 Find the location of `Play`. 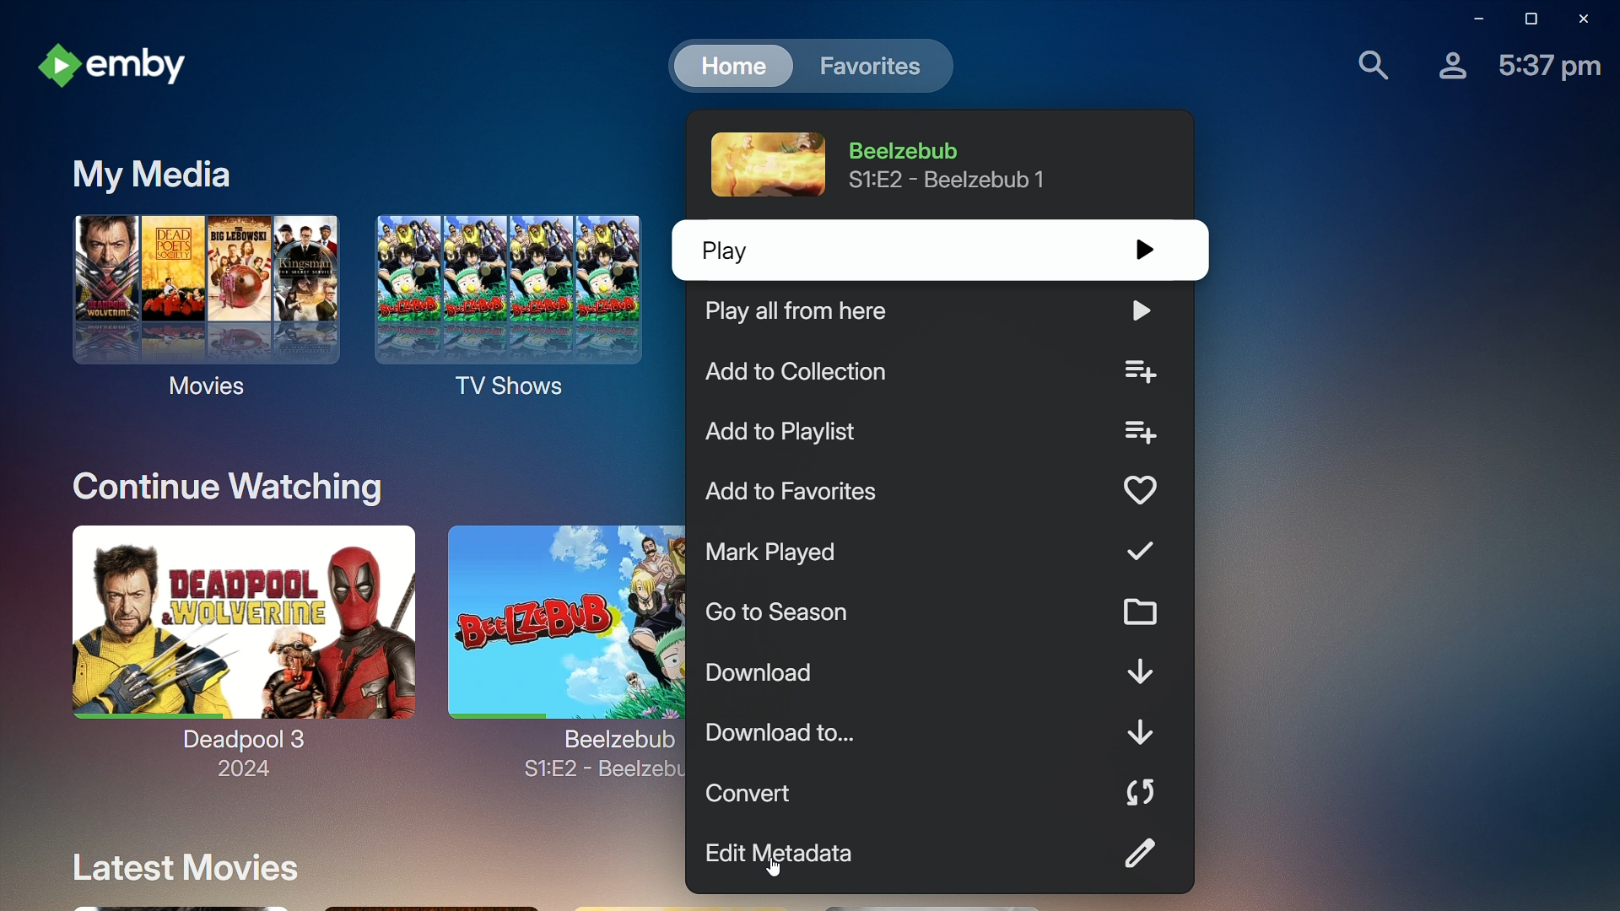

Play is located at coordinates (923, 254).